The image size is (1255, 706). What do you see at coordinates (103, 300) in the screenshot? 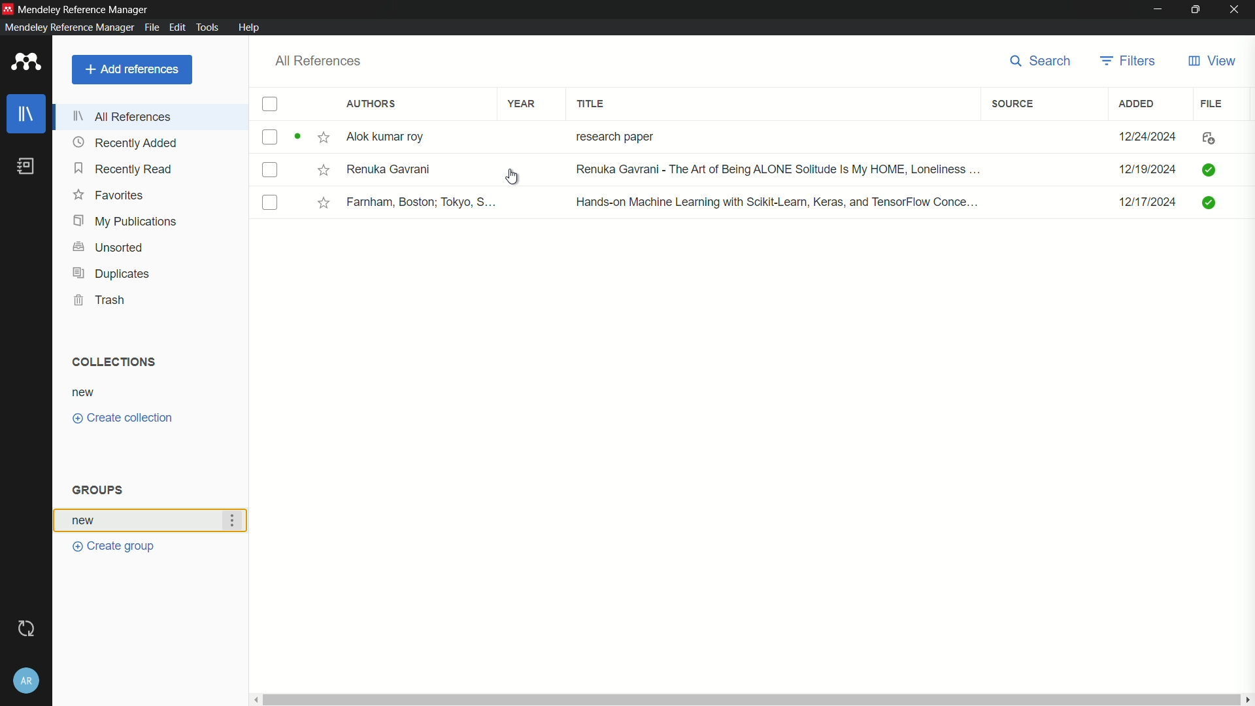
I see `trash` at bounding box center [103, 300].